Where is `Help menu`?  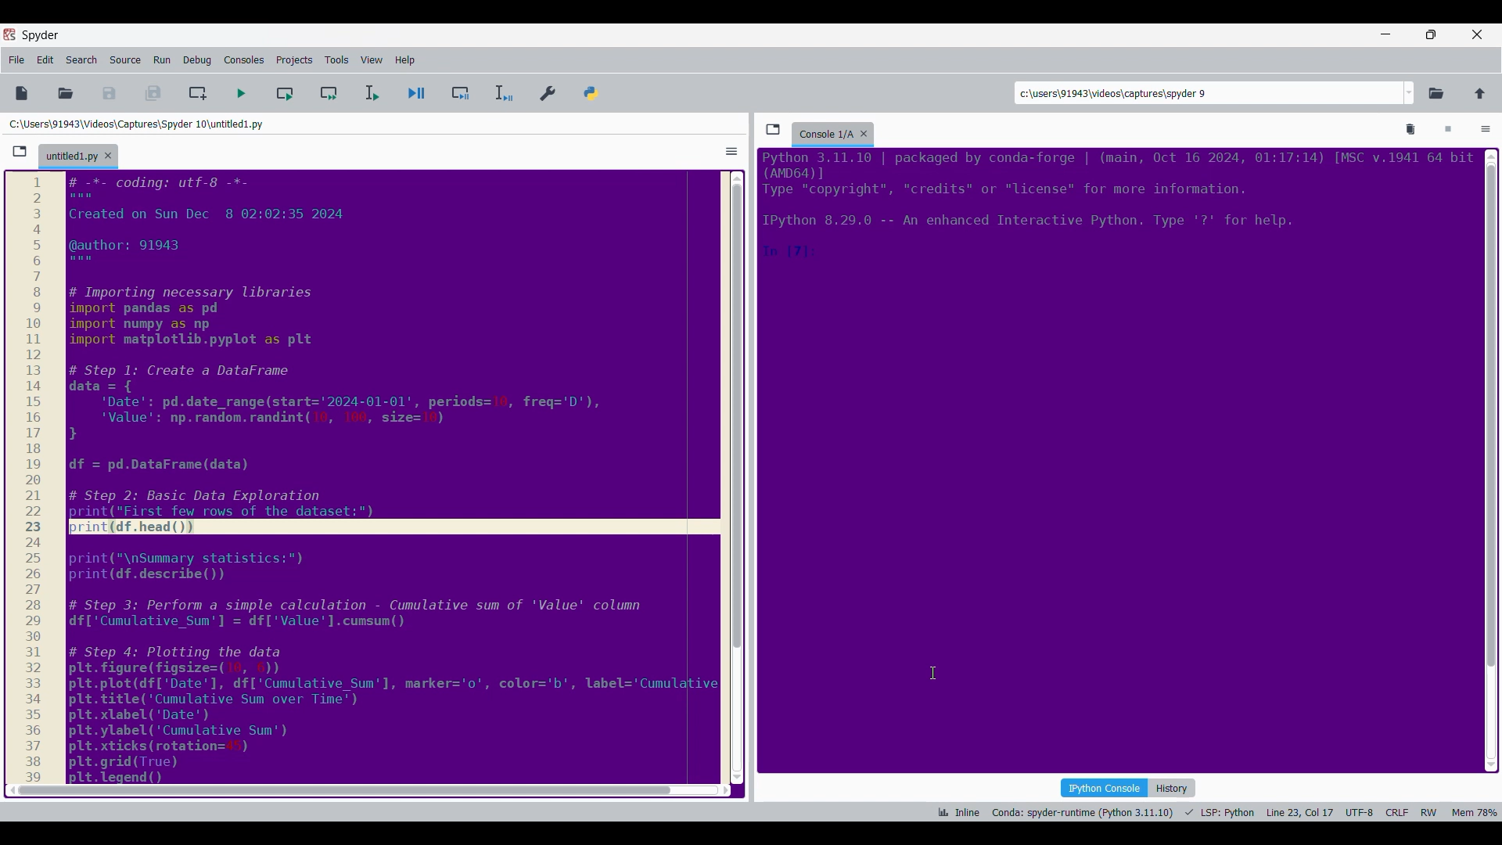
Help menu is located at coordinates (404, 60).